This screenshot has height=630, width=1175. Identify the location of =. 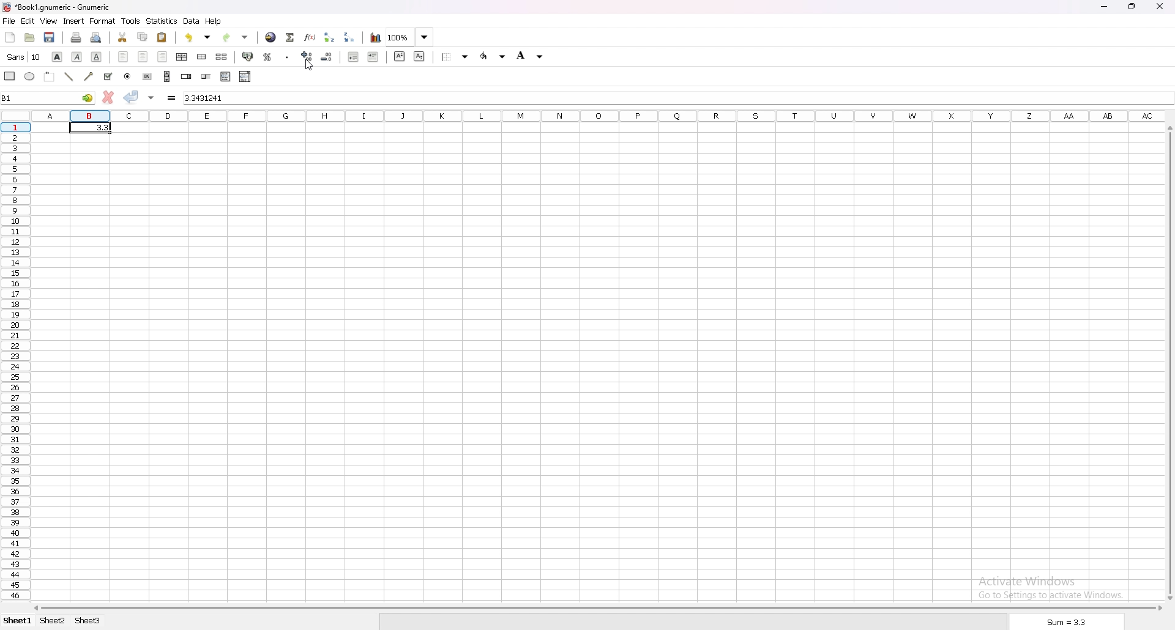
(171, 97).